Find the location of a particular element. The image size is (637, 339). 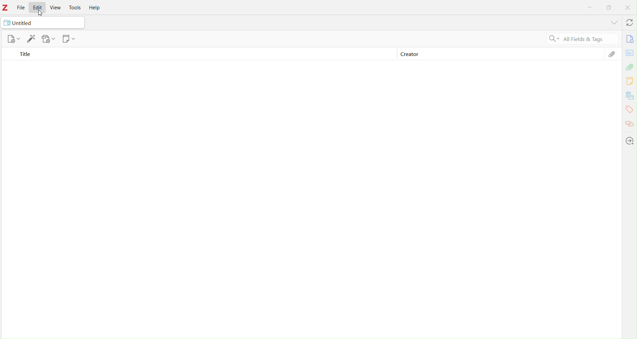

Comments is located at coordinates (630, 82).